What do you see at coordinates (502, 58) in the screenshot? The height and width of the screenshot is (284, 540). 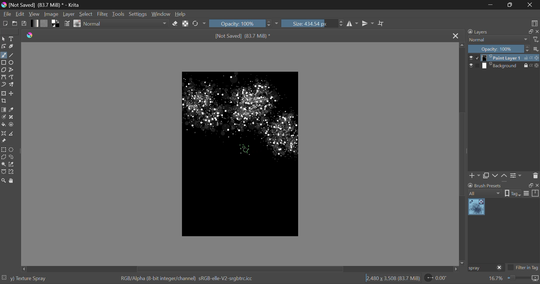 I see `layer 1` at bounding box center [502, 58].